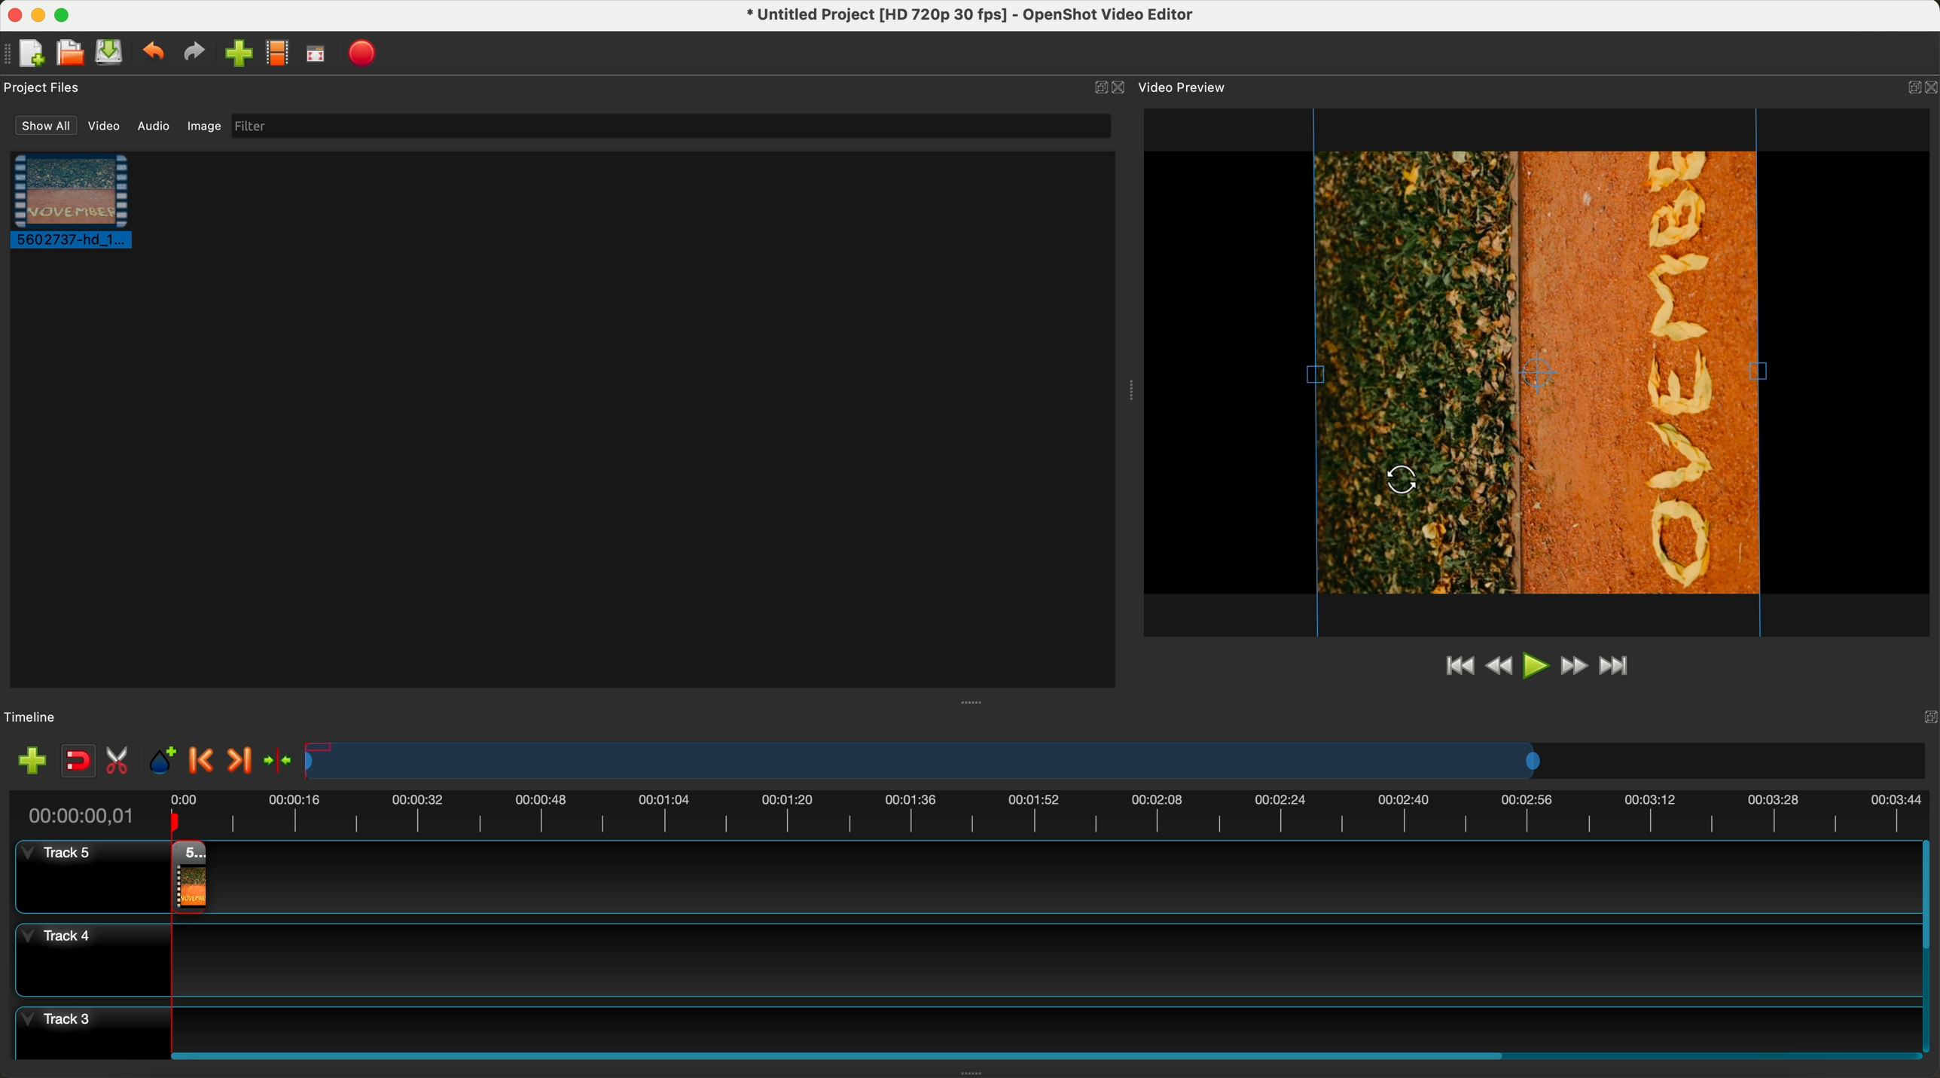  I want to click on show all, so click(45, 125).